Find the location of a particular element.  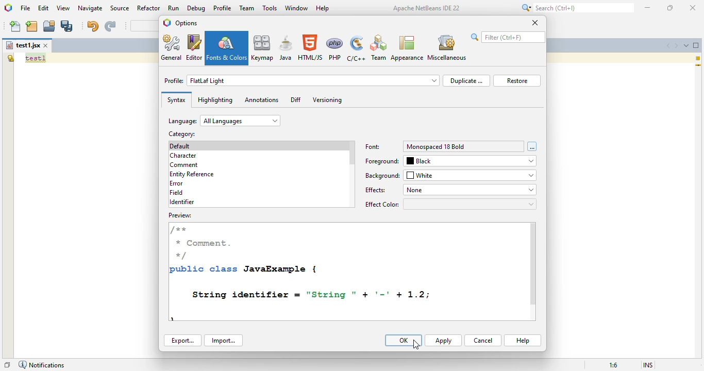

syntax is located at coordinates (176, 100).